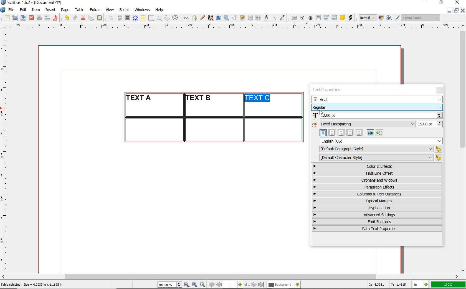 Image resolution: width=466 pixels, height=289 pixels. I want to click on ruler, so click(237, 27).